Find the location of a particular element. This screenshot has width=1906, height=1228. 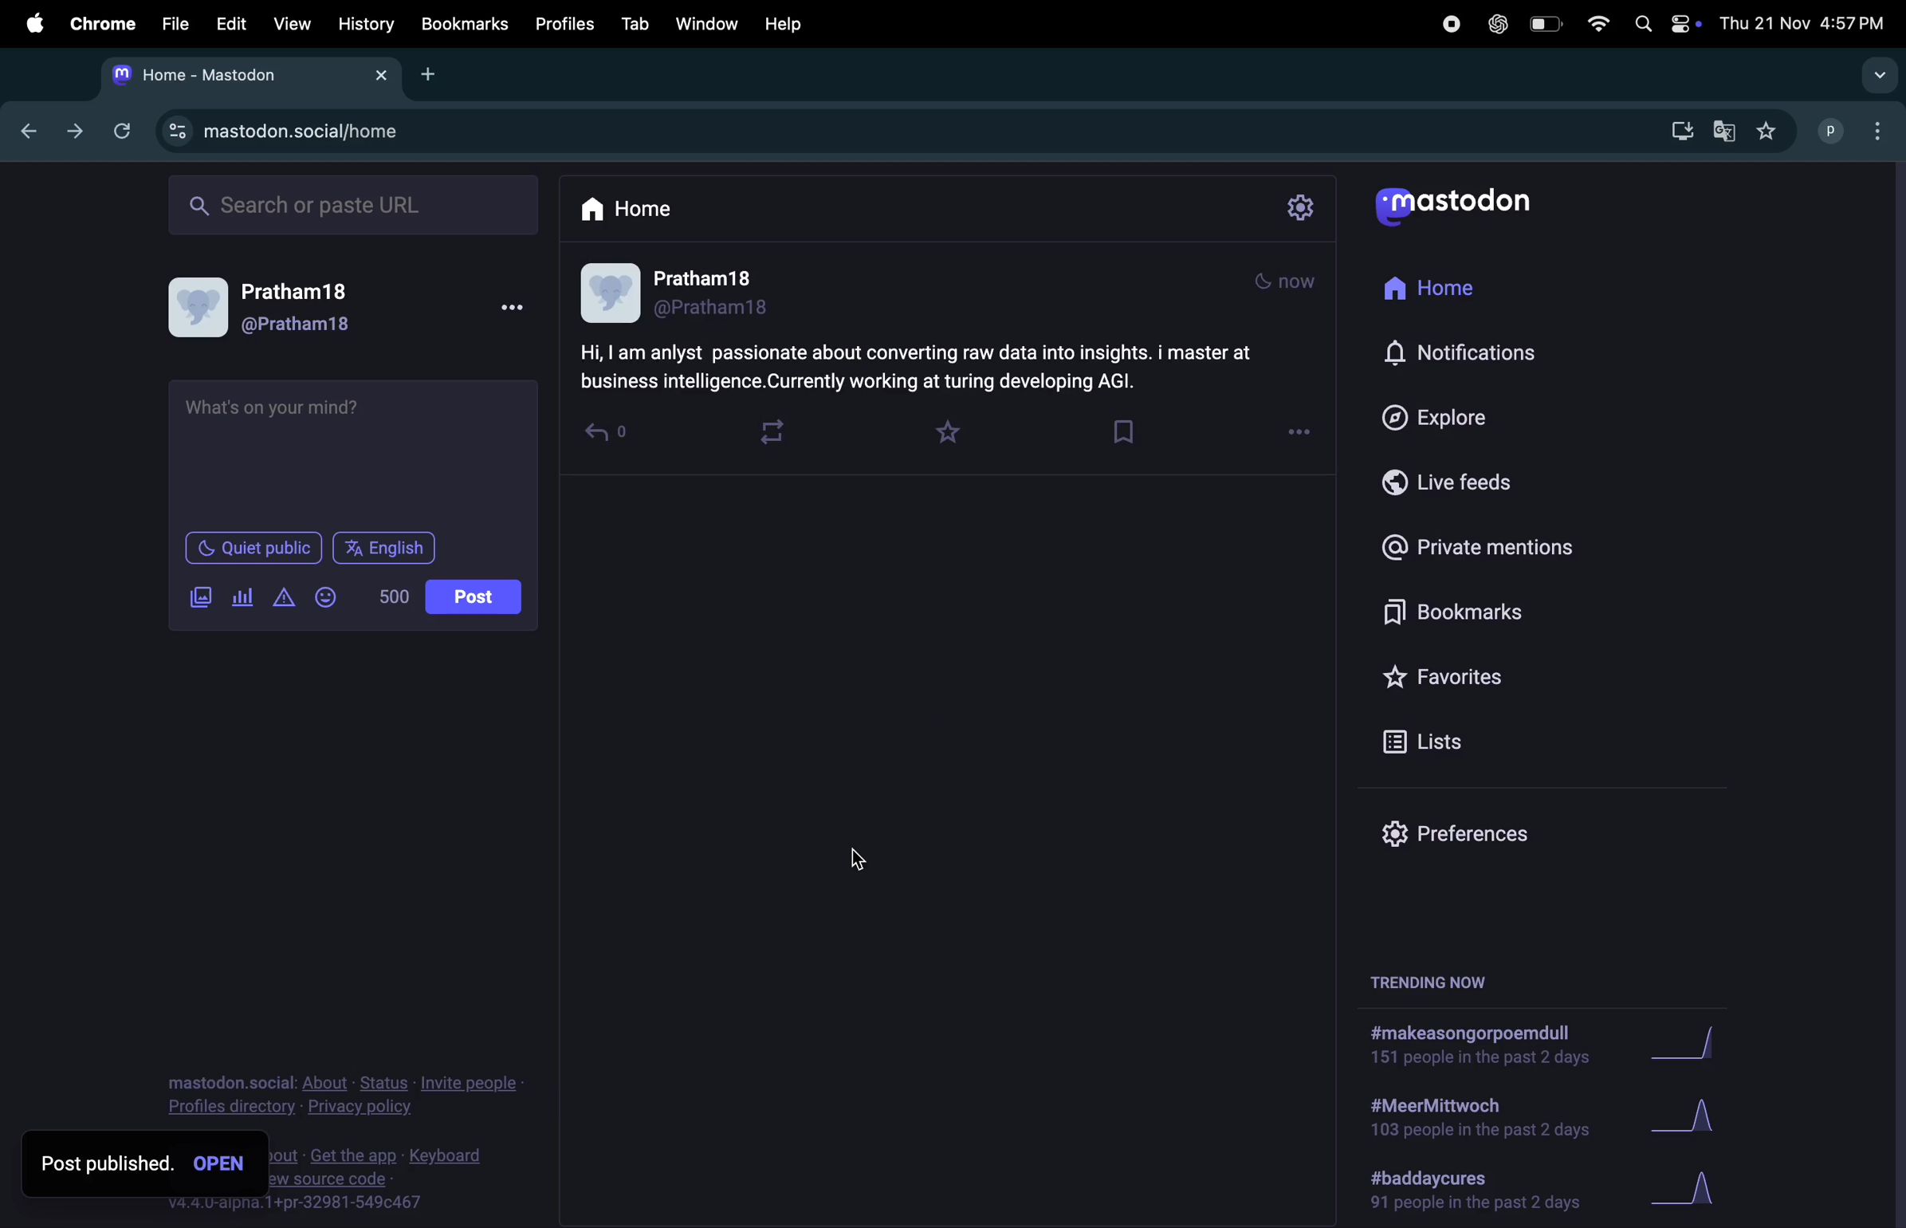

graph is located at coordinates (1685, 1116).